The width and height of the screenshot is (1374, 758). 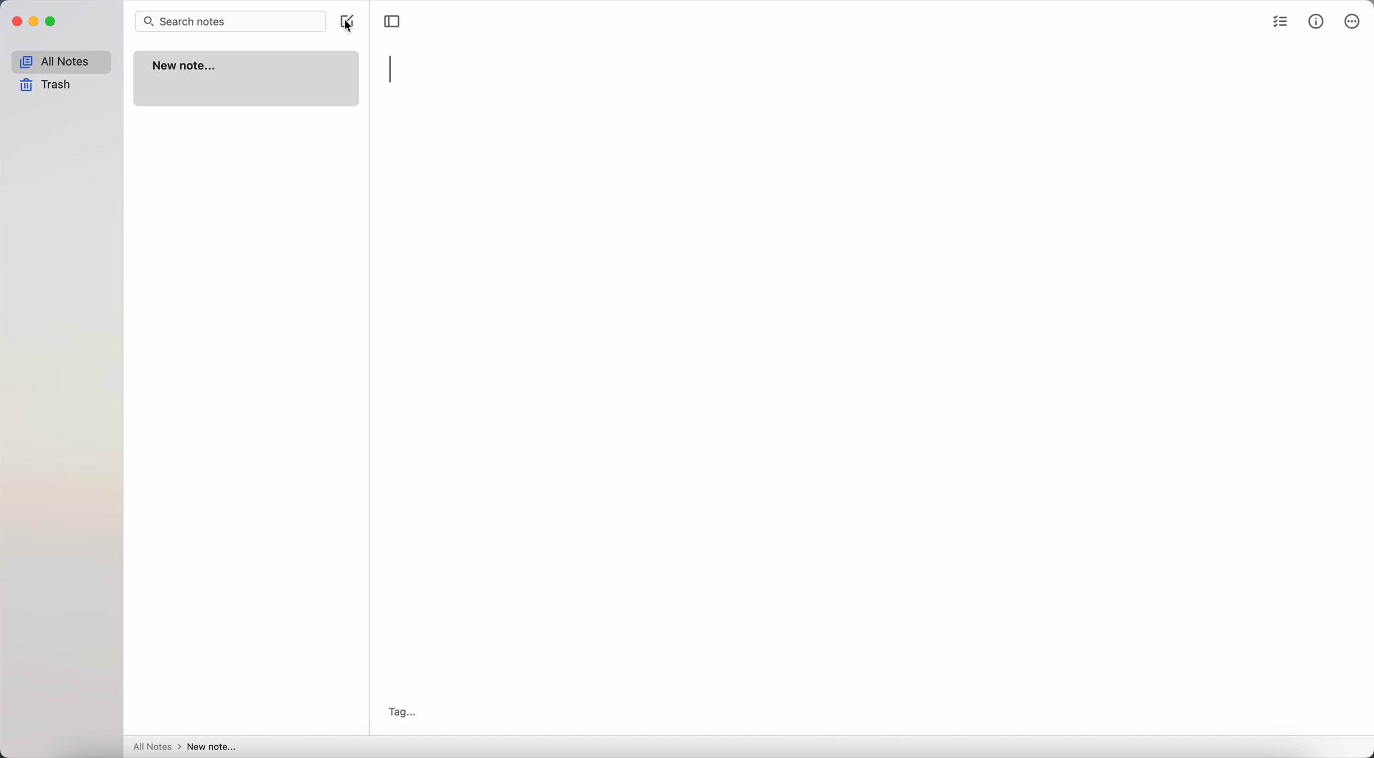 What do you see at coordinates (63, 60) in the screenshot?
I see `all notes` at bounding box center [63, 60].